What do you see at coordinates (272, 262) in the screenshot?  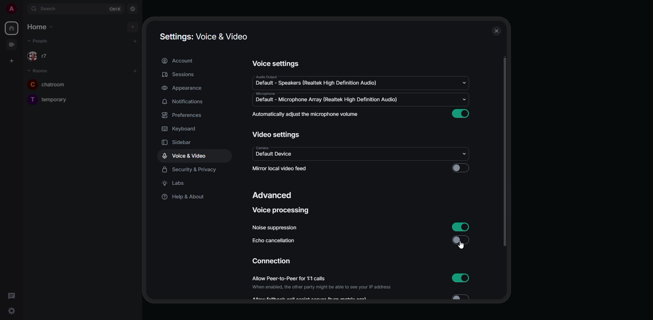 I see `connection` at bounding box center [272, 262].